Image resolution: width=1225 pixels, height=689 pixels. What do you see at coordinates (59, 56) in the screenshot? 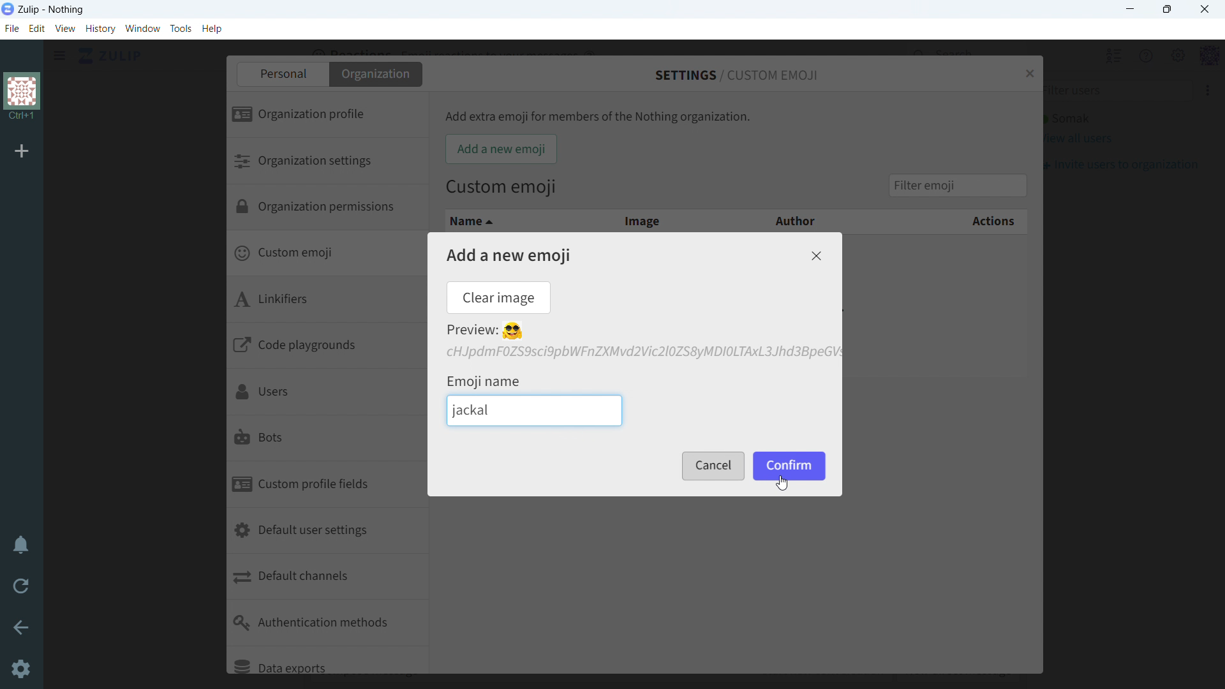
I see `open sidebar menu` at bounding box center [59, 56].